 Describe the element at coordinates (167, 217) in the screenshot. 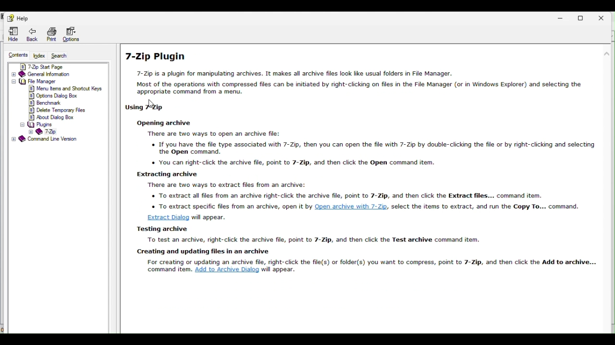

I see `Extract Dialog` at that location.